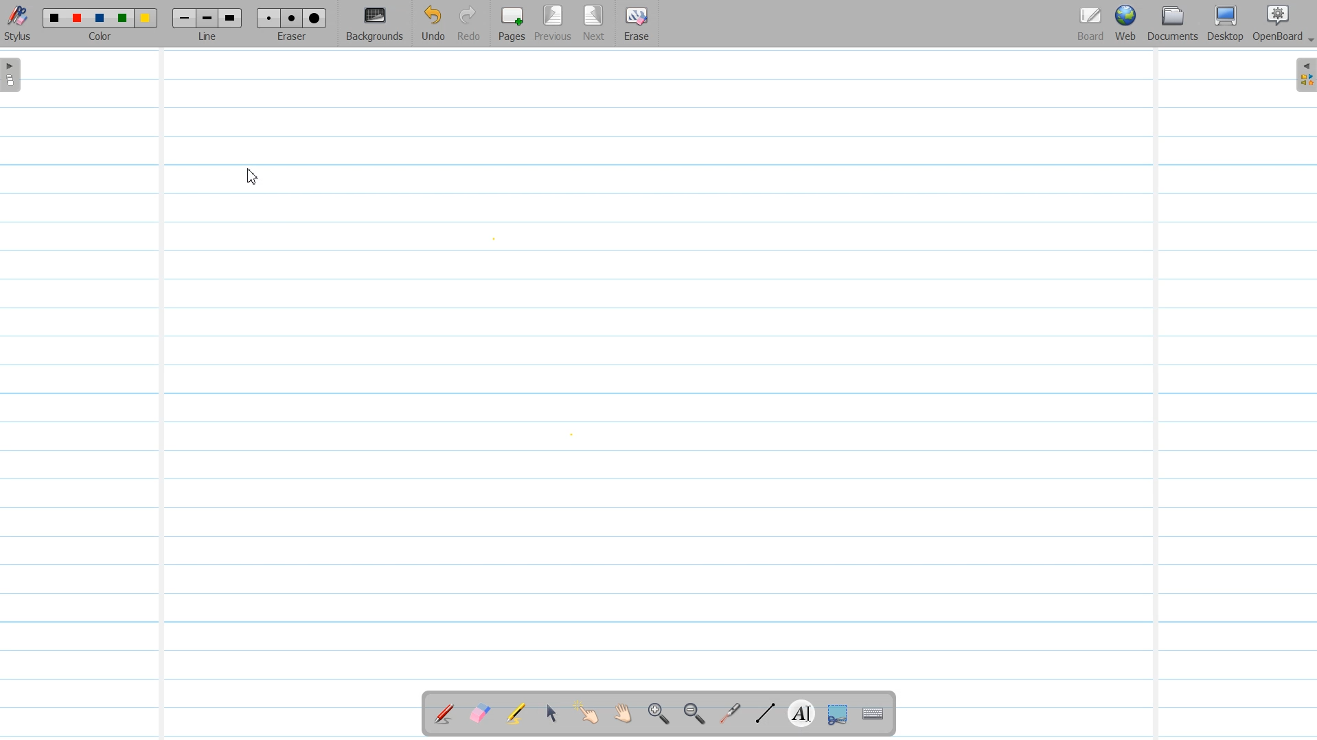 The image size is (1317, 740). I want to click on Pages, so click(510, 23).